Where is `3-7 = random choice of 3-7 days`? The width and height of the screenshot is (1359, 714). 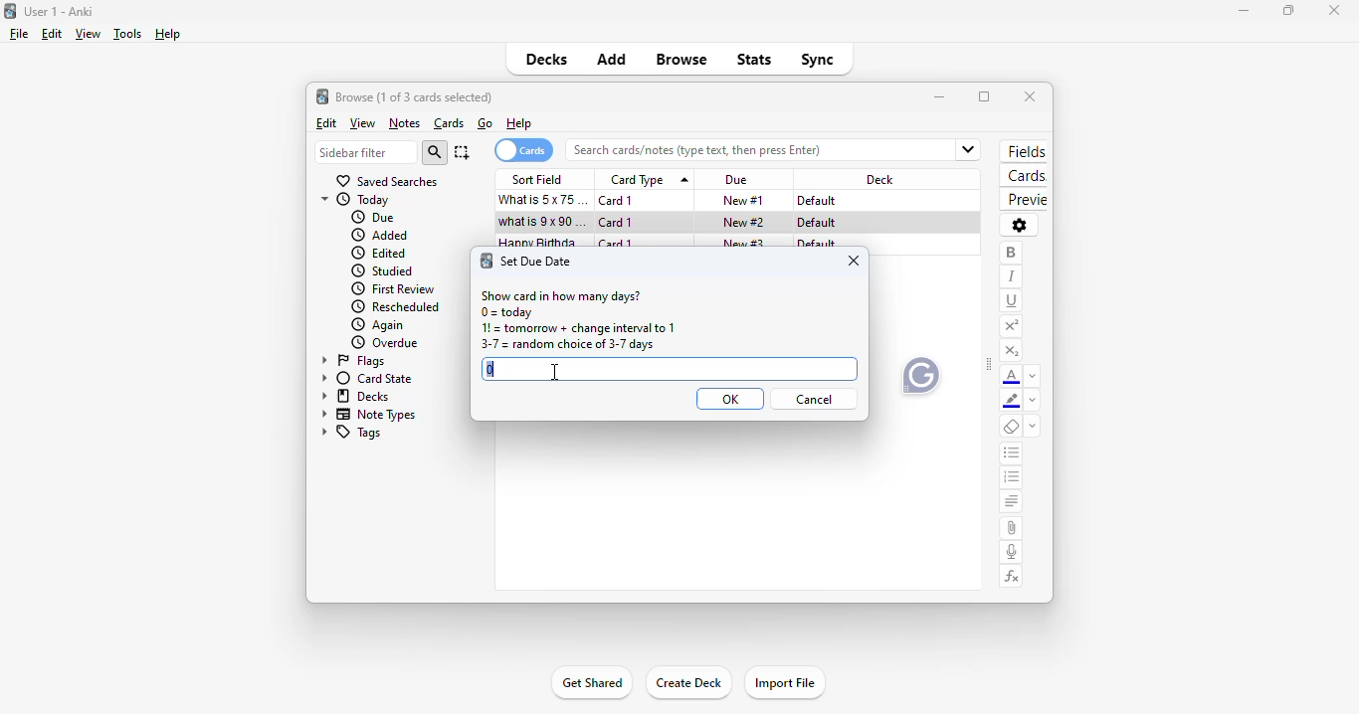
3-7 = random choice of 3-7 days is located at coordinates (567, 346).